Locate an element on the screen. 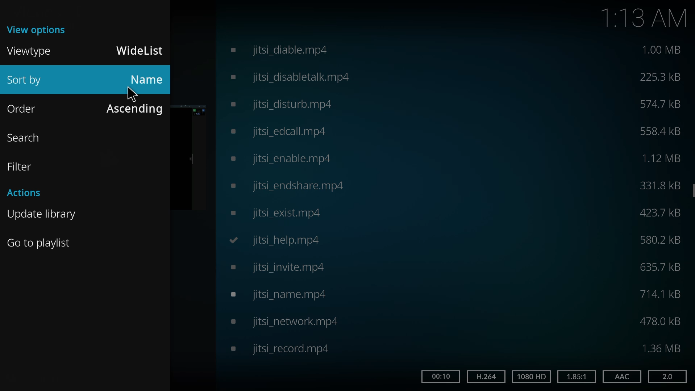 This screenshot has height=391, width=695. size is located at coordinates (662, 266).